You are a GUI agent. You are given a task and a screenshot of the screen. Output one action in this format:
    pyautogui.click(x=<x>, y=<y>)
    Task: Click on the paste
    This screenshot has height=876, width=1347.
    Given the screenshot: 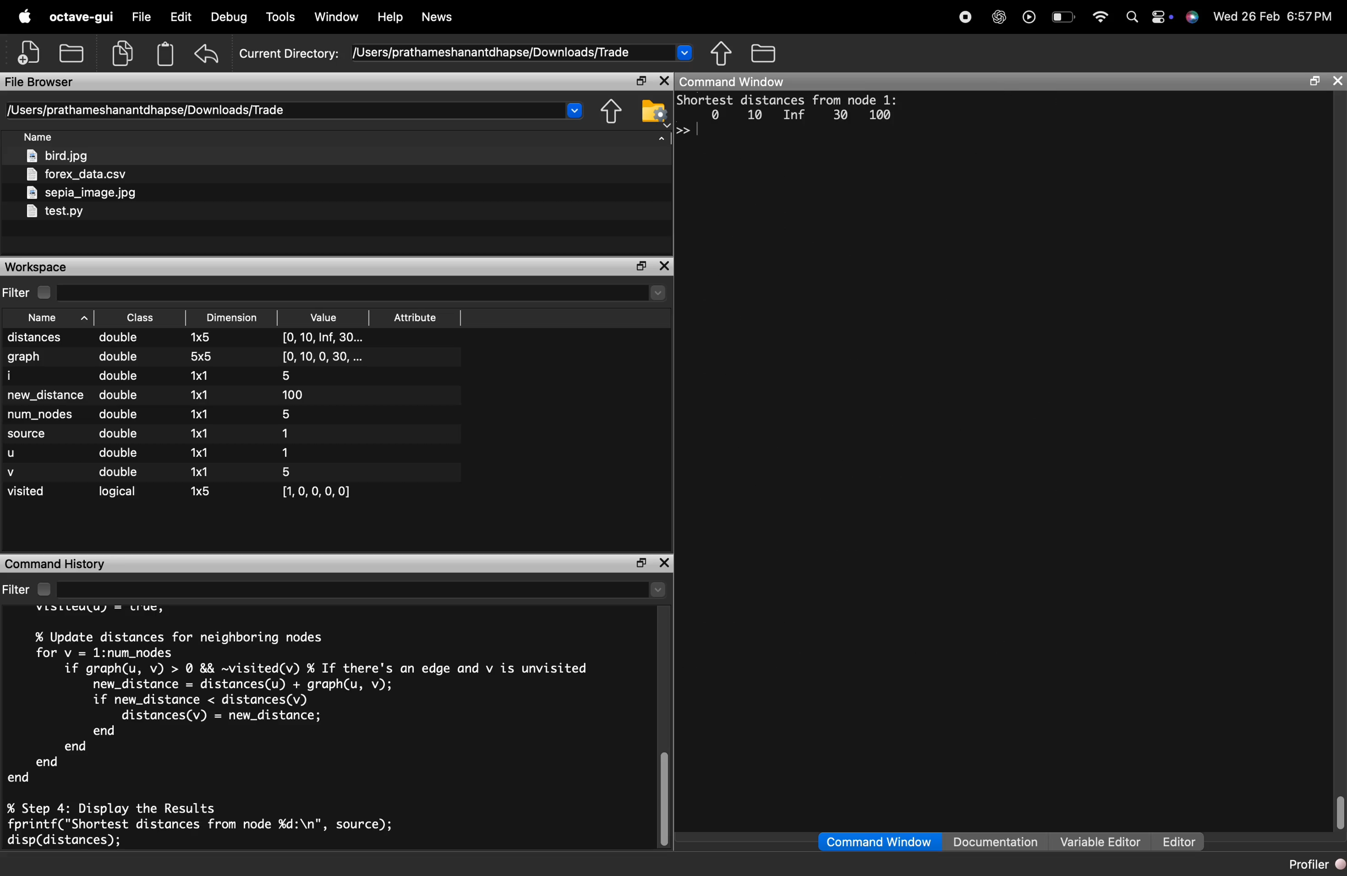 What is the action you would take?
    pyautogui.click(x=165, y=53)
    